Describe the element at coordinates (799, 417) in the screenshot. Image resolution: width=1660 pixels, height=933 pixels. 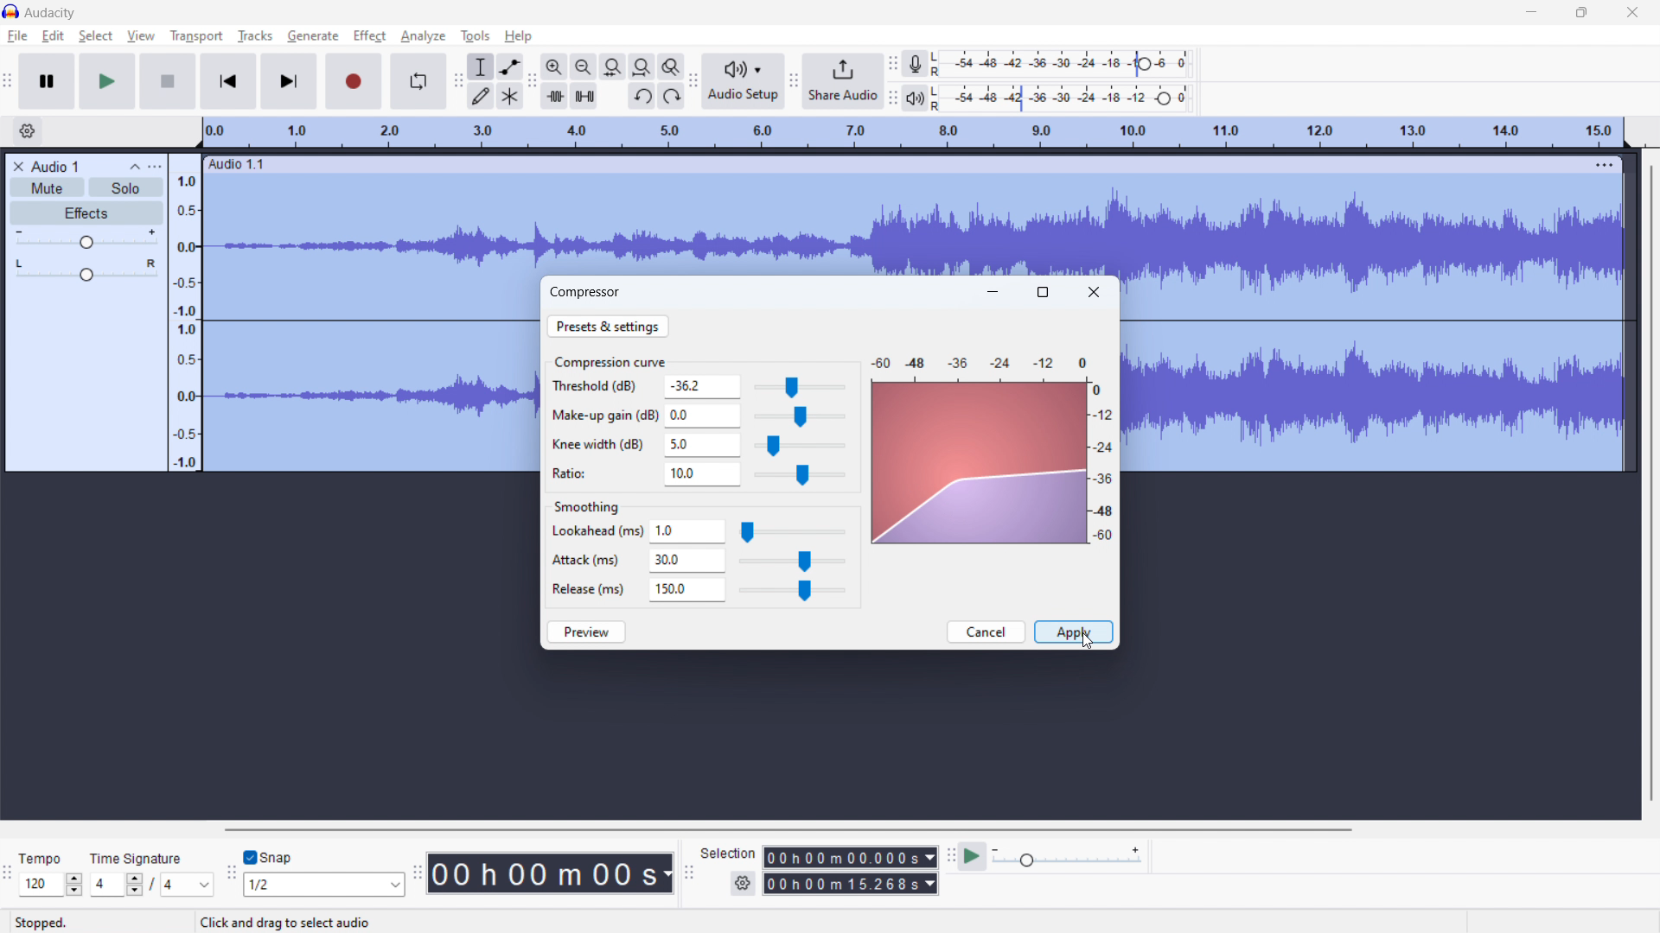
I see `make-up gain threshold` at that location.